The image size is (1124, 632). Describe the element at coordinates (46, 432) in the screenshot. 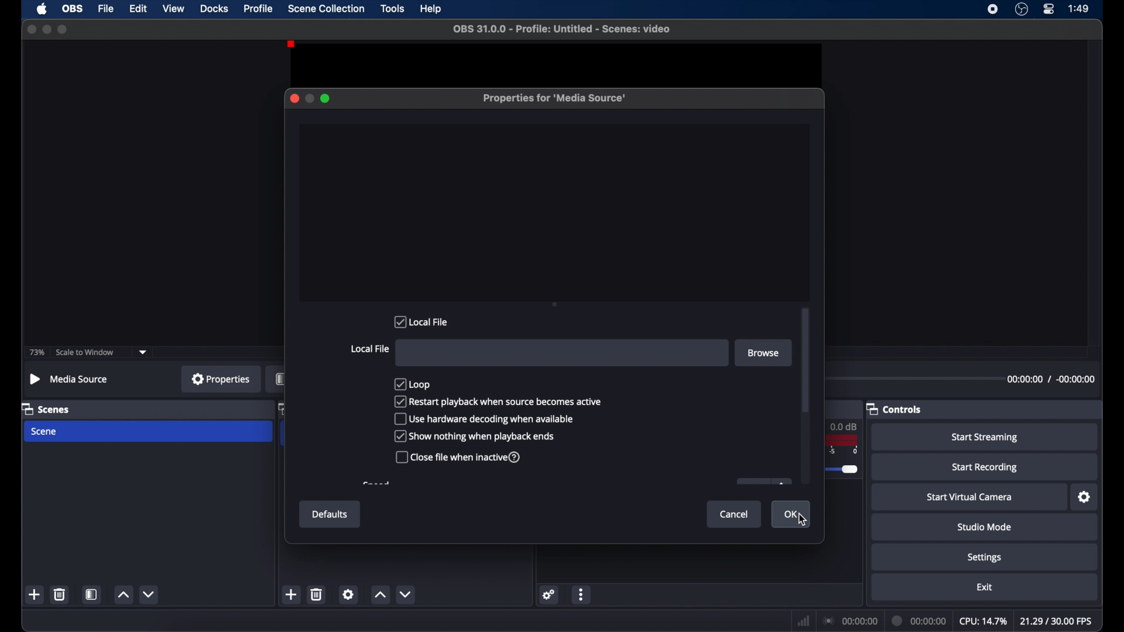

I see `scene` at that location.